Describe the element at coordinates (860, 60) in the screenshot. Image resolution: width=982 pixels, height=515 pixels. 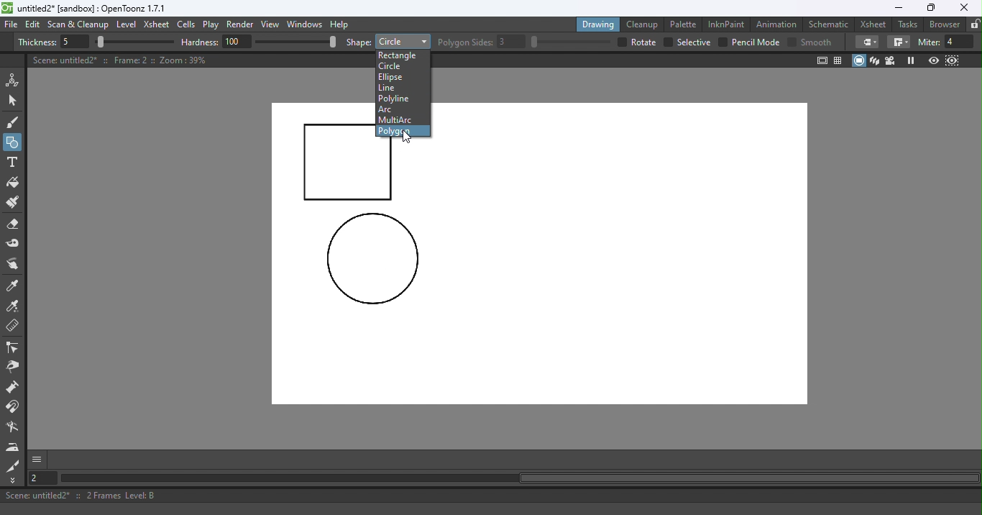
I see `Camera stand view` at that location.